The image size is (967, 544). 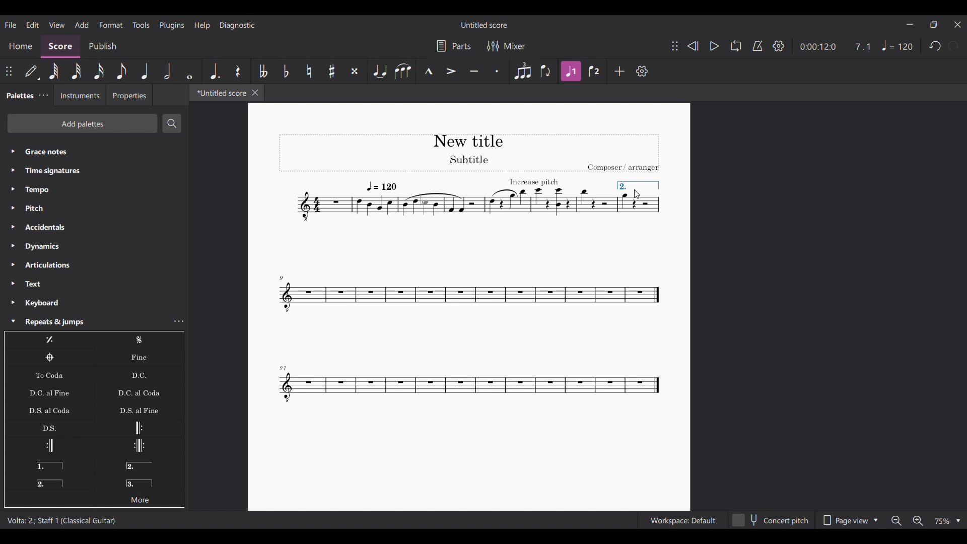 I want to click on D.S. al Fine, so click(x=139, y=410).